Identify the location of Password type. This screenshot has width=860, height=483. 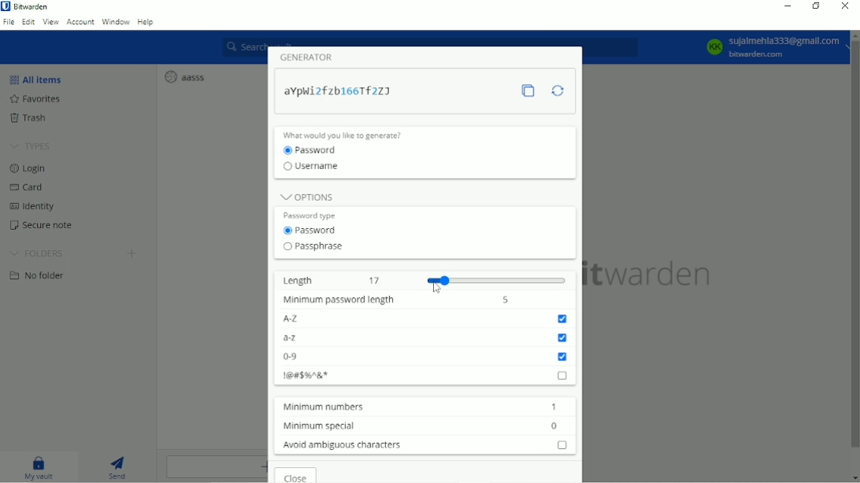
(314, 214).